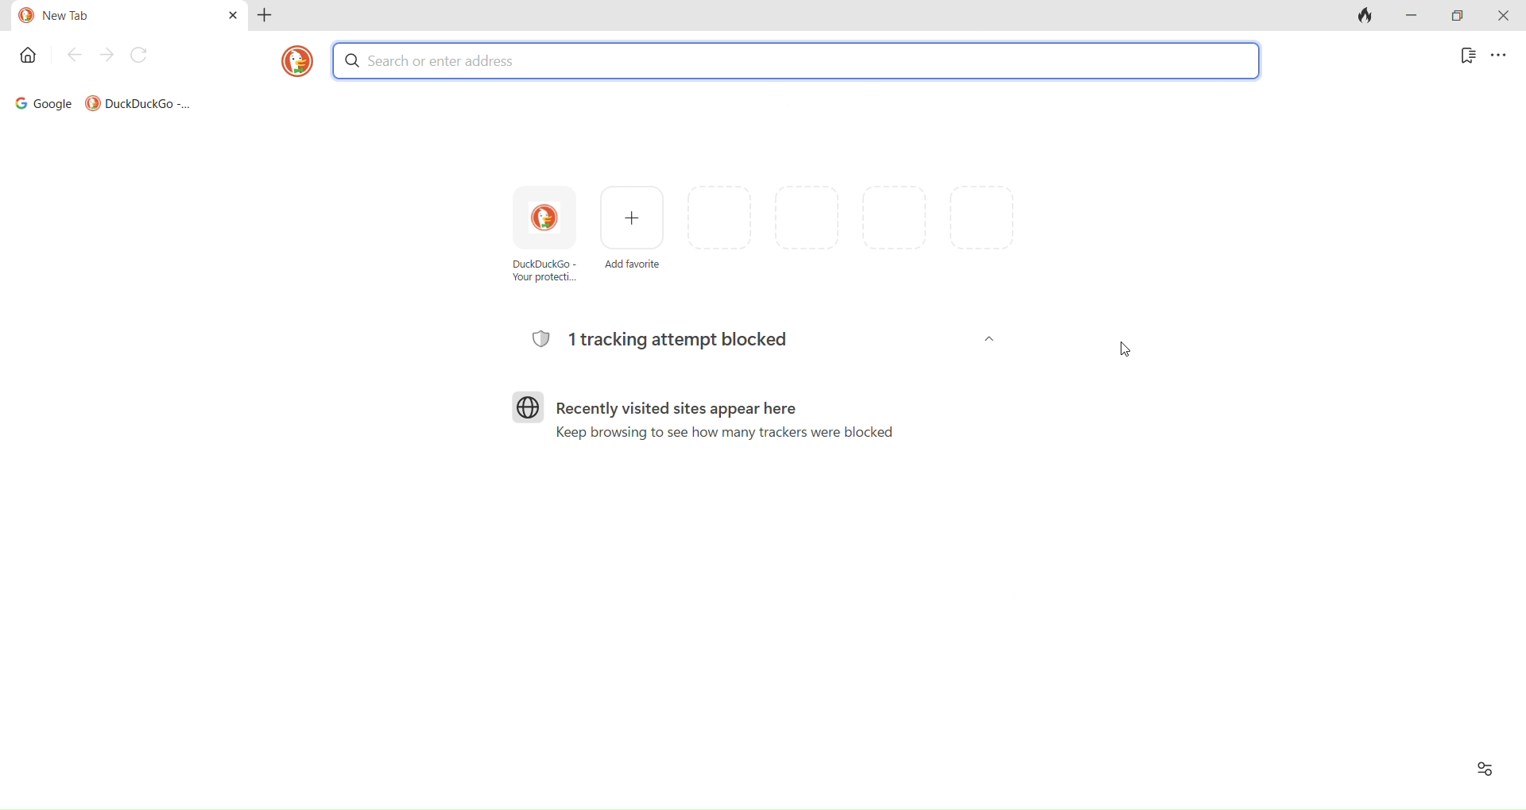 The width and height of the screenshot is (1526, 810). What do you see at coordinates (107, 54) in the screenshot?
I see `forward` at bounding box center [107, 54].